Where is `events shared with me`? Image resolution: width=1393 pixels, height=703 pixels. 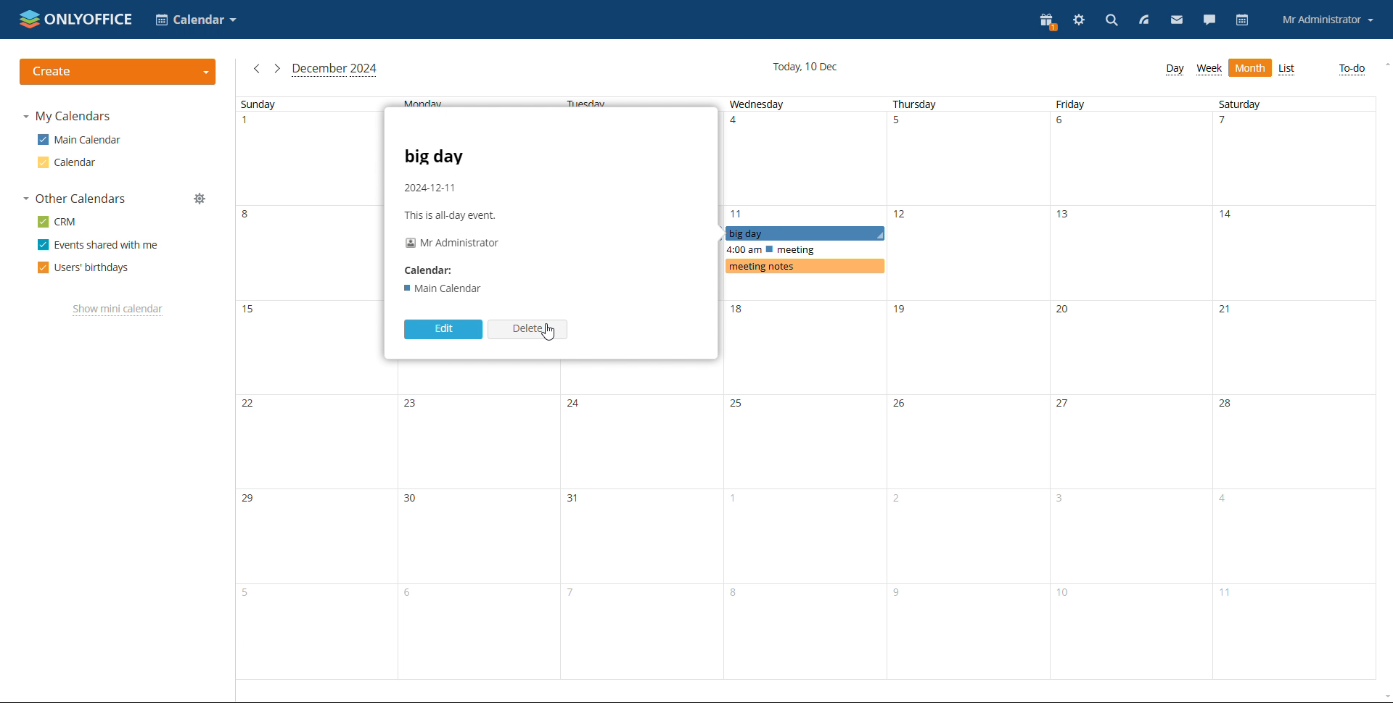
events shared with me is located at coordinates (99, 245).